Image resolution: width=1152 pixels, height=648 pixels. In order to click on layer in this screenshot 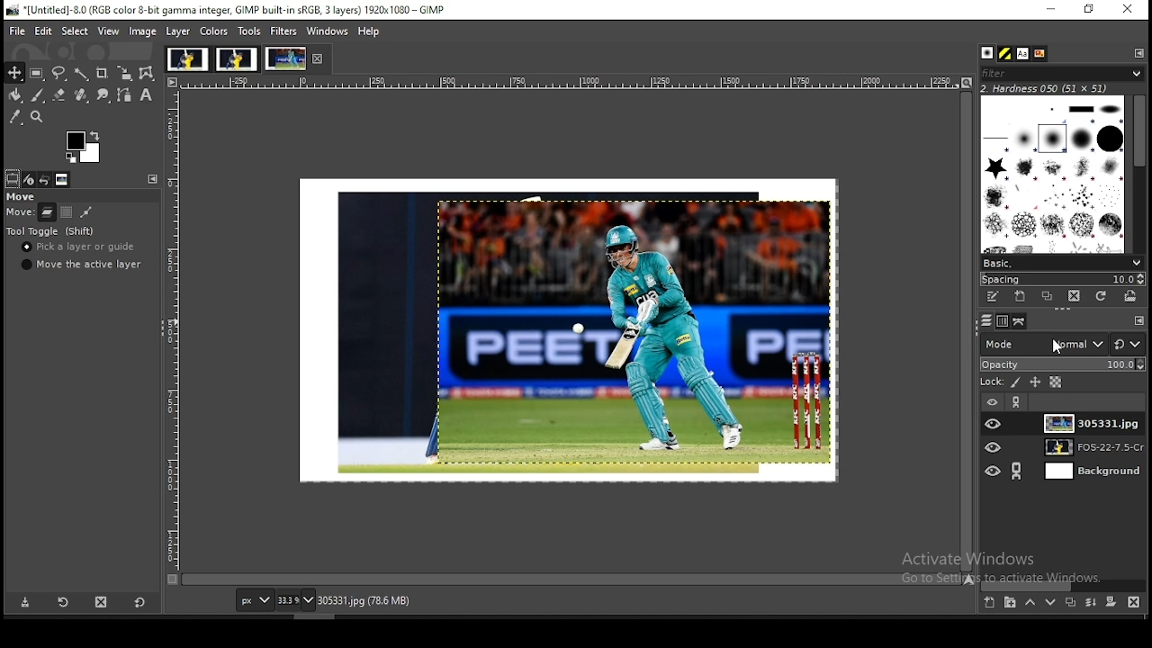, I will do `click(1093, 421)`.